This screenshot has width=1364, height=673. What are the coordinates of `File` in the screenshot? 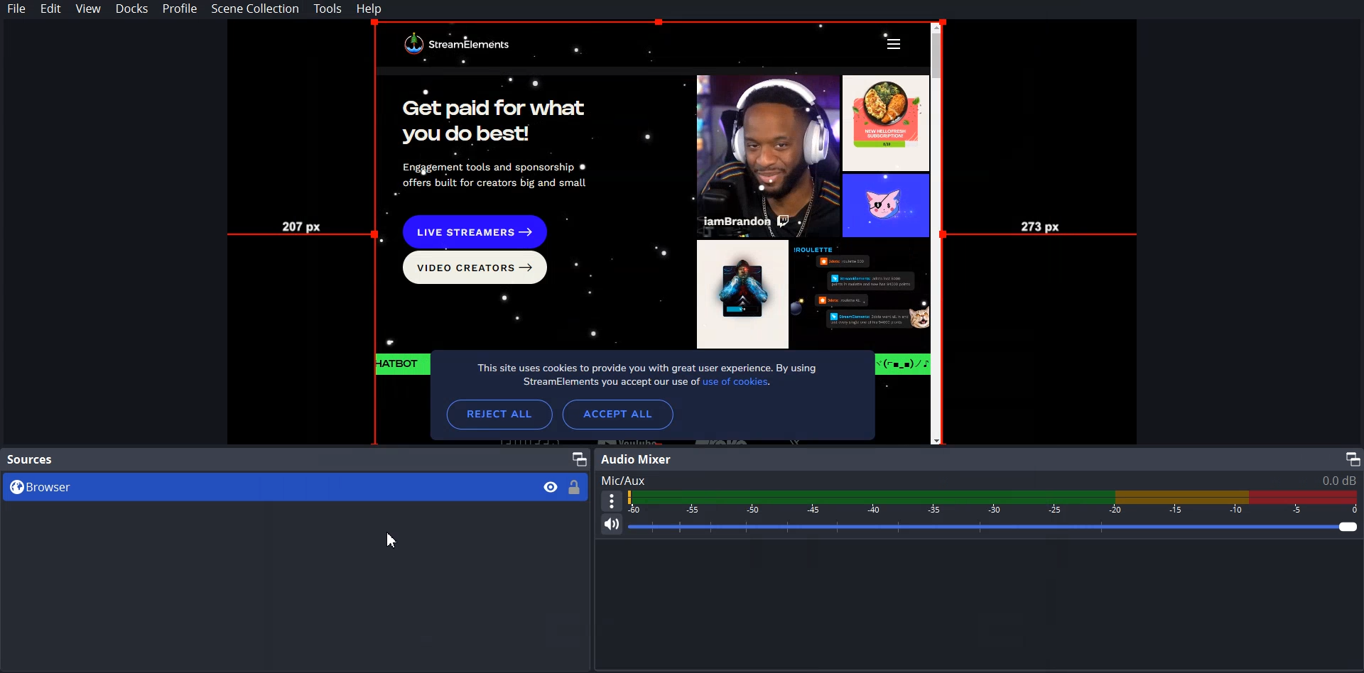 It's located at (16, 9).